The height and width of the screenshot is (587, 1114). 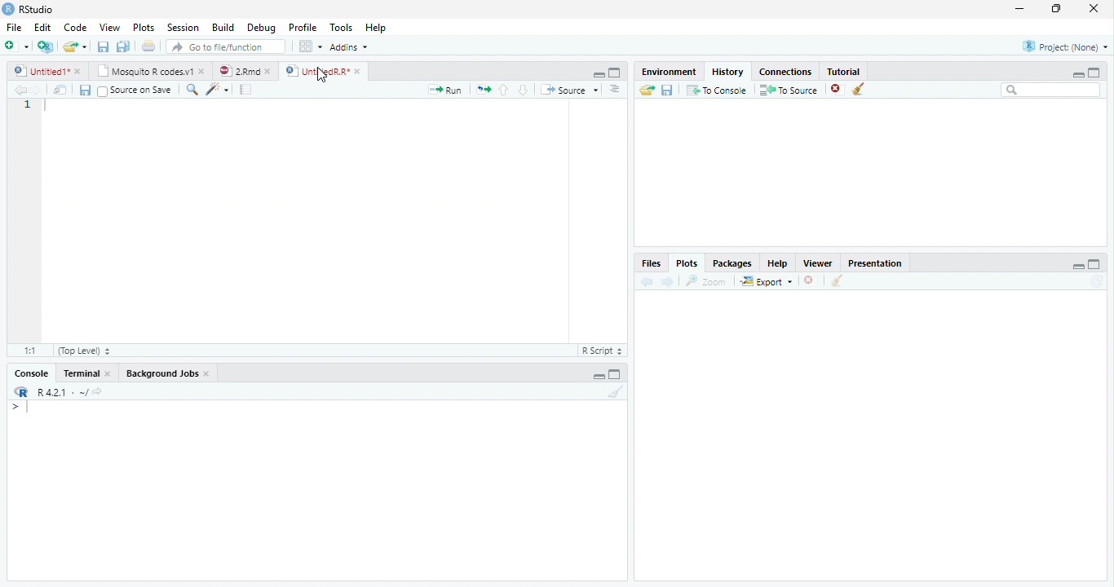 What do you see at coordinates (568, 89) in the screenshot?
I see `Source` at bounding box center [568, 89].